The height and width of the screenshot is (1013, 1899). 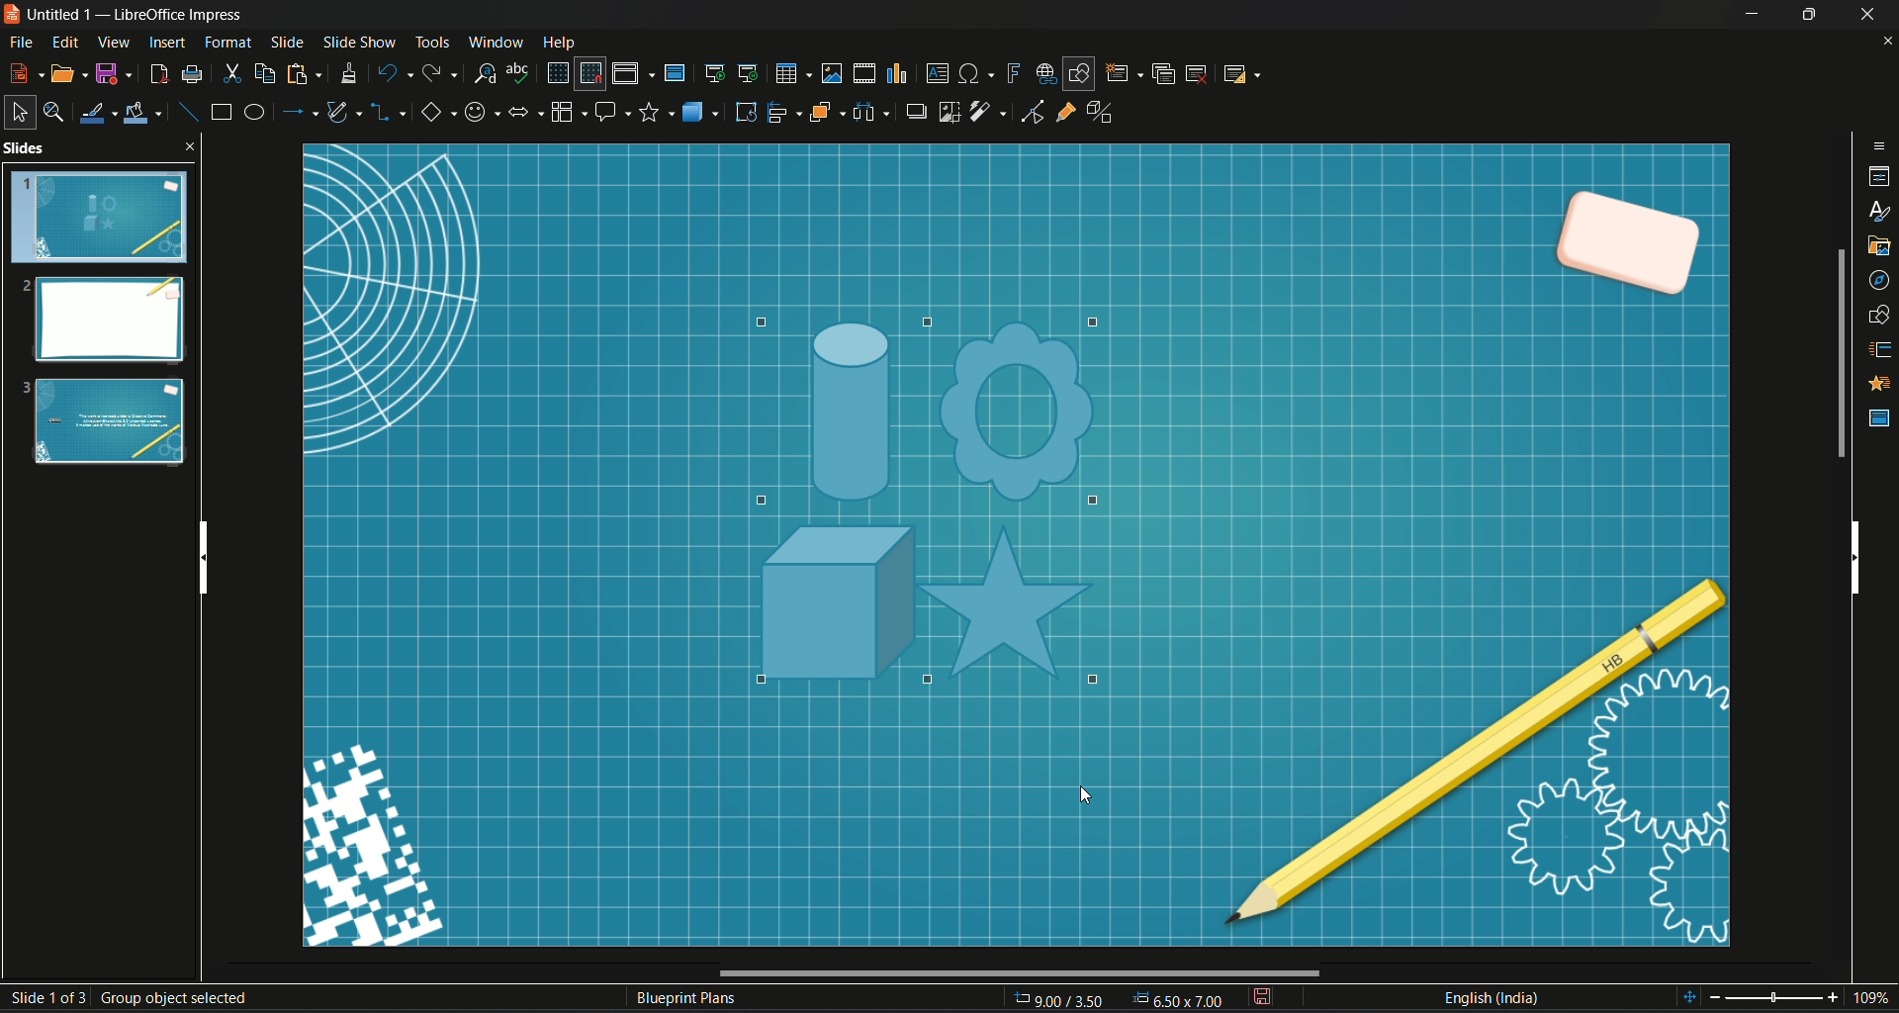 I want to click on insert chart, so click(x=895, y=74).